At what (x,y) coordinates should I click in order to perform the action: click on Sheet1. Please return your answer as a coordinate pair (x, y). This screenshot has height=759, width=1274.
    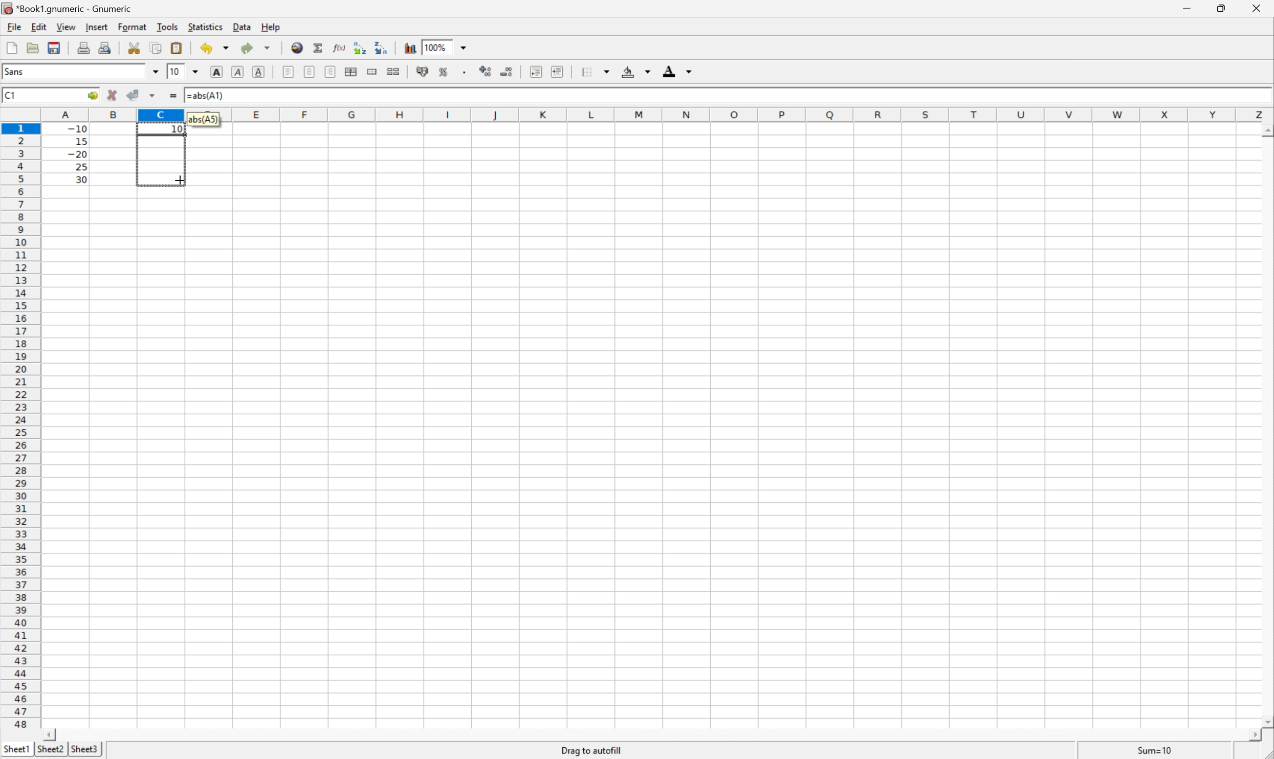
    Looking at the image, I should click on (17, 747).